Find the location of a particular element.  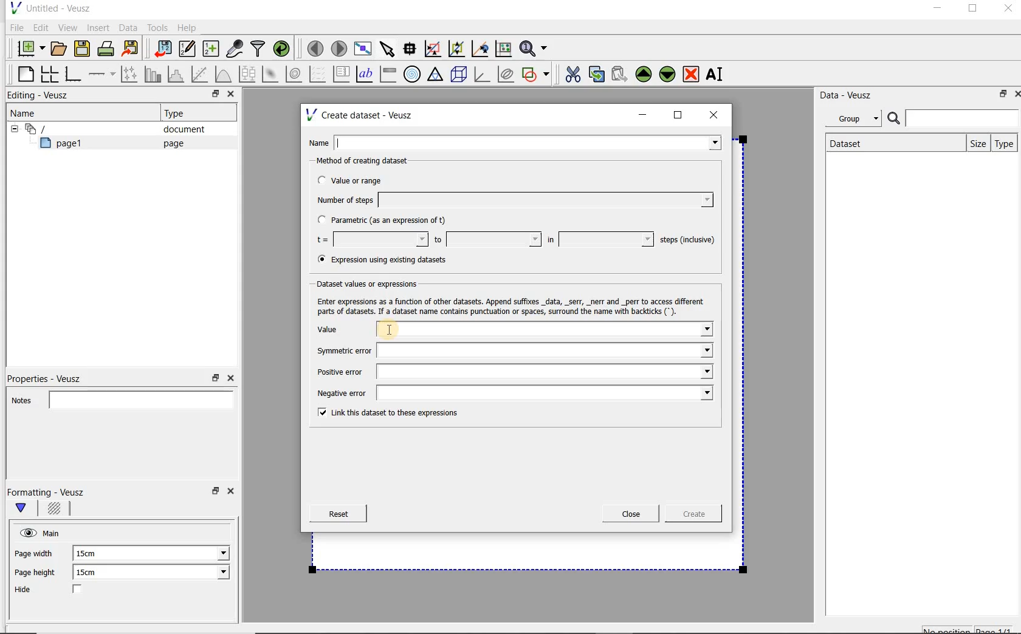

select items from the graph or scroll is located at coordinates (387, 47).